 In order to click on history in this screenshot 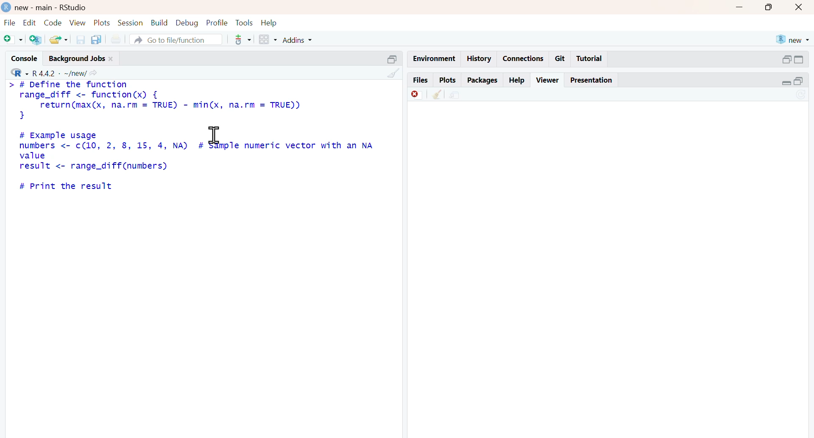, I will do `click(479, 58)`.